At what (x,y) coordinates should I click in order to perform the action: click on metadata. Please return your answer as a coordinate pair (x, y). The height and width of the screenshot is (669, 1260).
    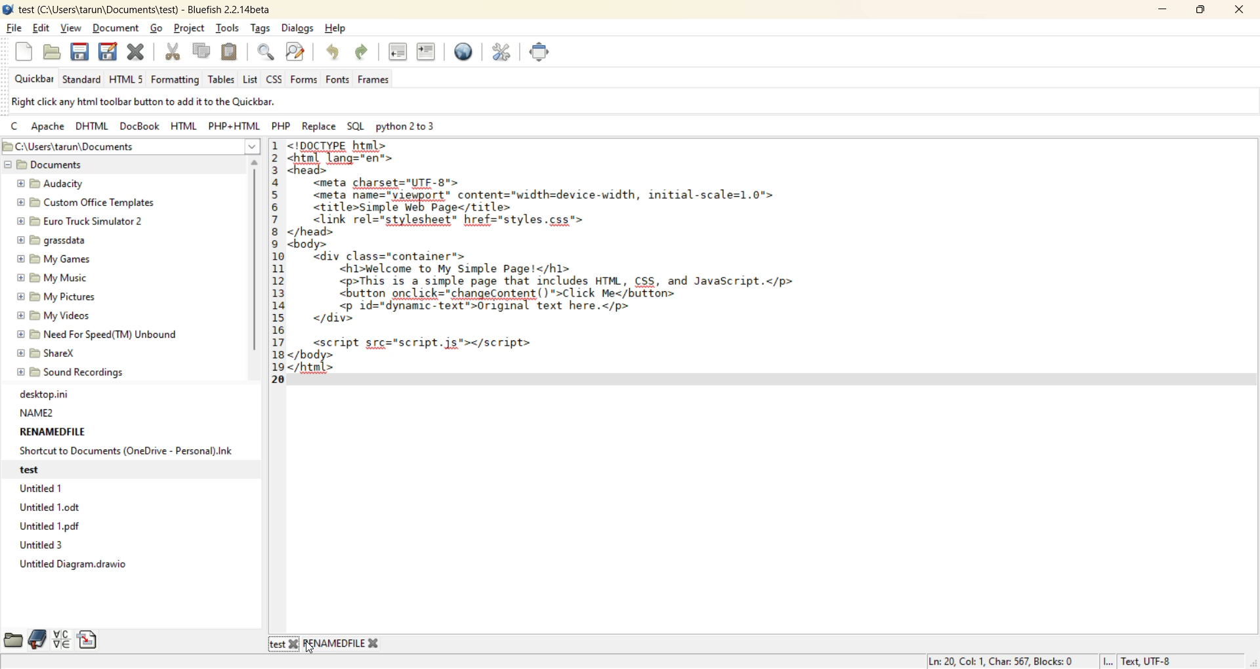
    Looking at the image, I should click on (175, 102).